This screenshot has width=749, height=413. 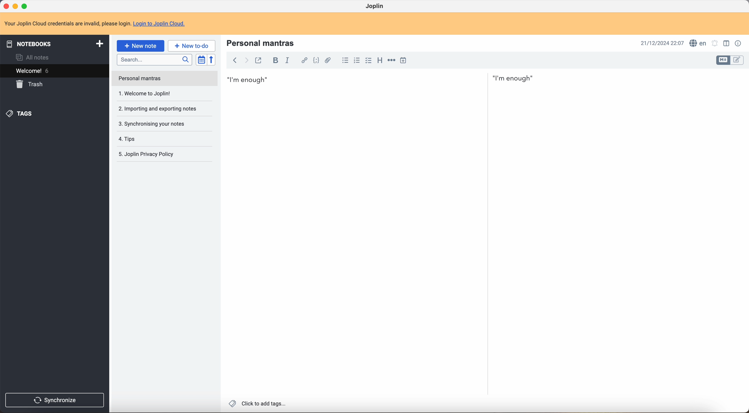 I want to click on I'm enough first mantra, so click(x=381, y=80).